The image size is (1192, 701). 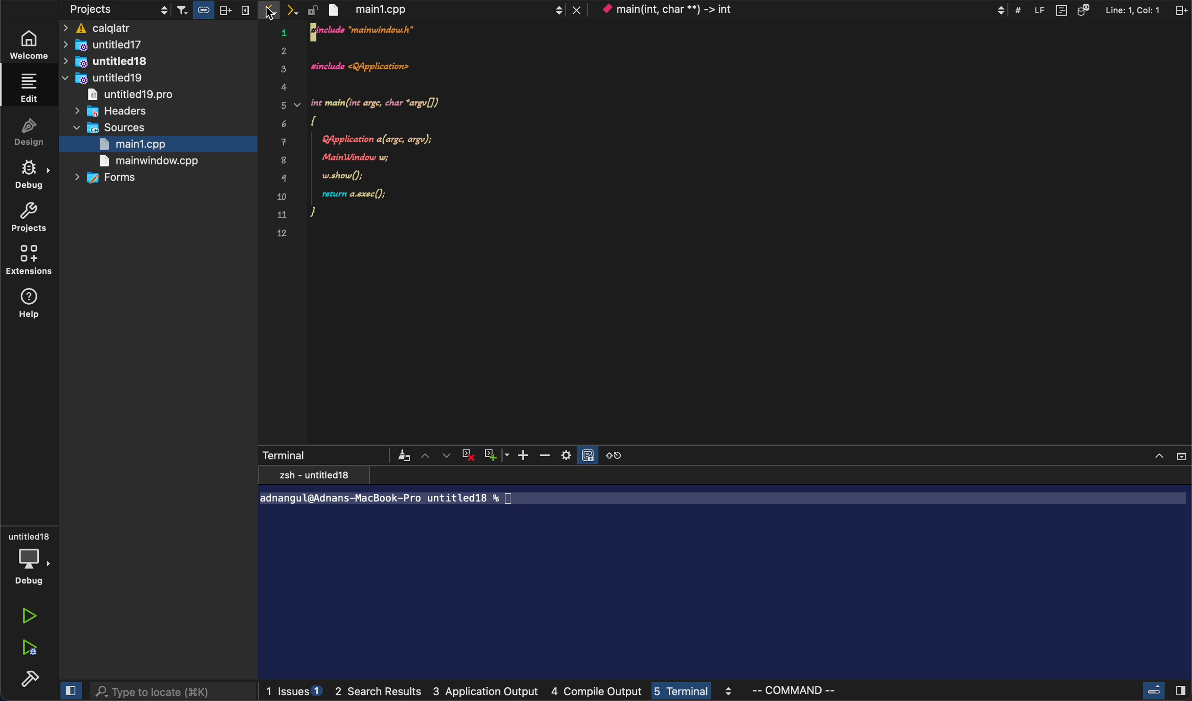 I want to click on filters, so click(x=213, y=10).